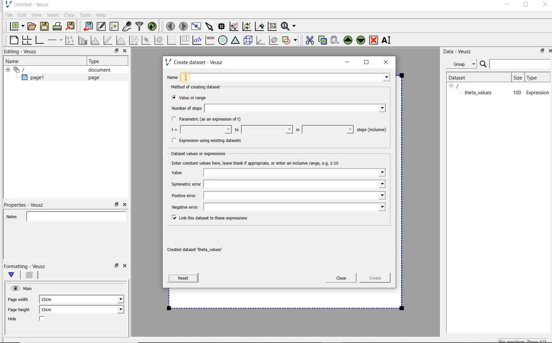  Describe the element at coordinates (31, 70) in the screenshot. I see `Document widget` at that location.